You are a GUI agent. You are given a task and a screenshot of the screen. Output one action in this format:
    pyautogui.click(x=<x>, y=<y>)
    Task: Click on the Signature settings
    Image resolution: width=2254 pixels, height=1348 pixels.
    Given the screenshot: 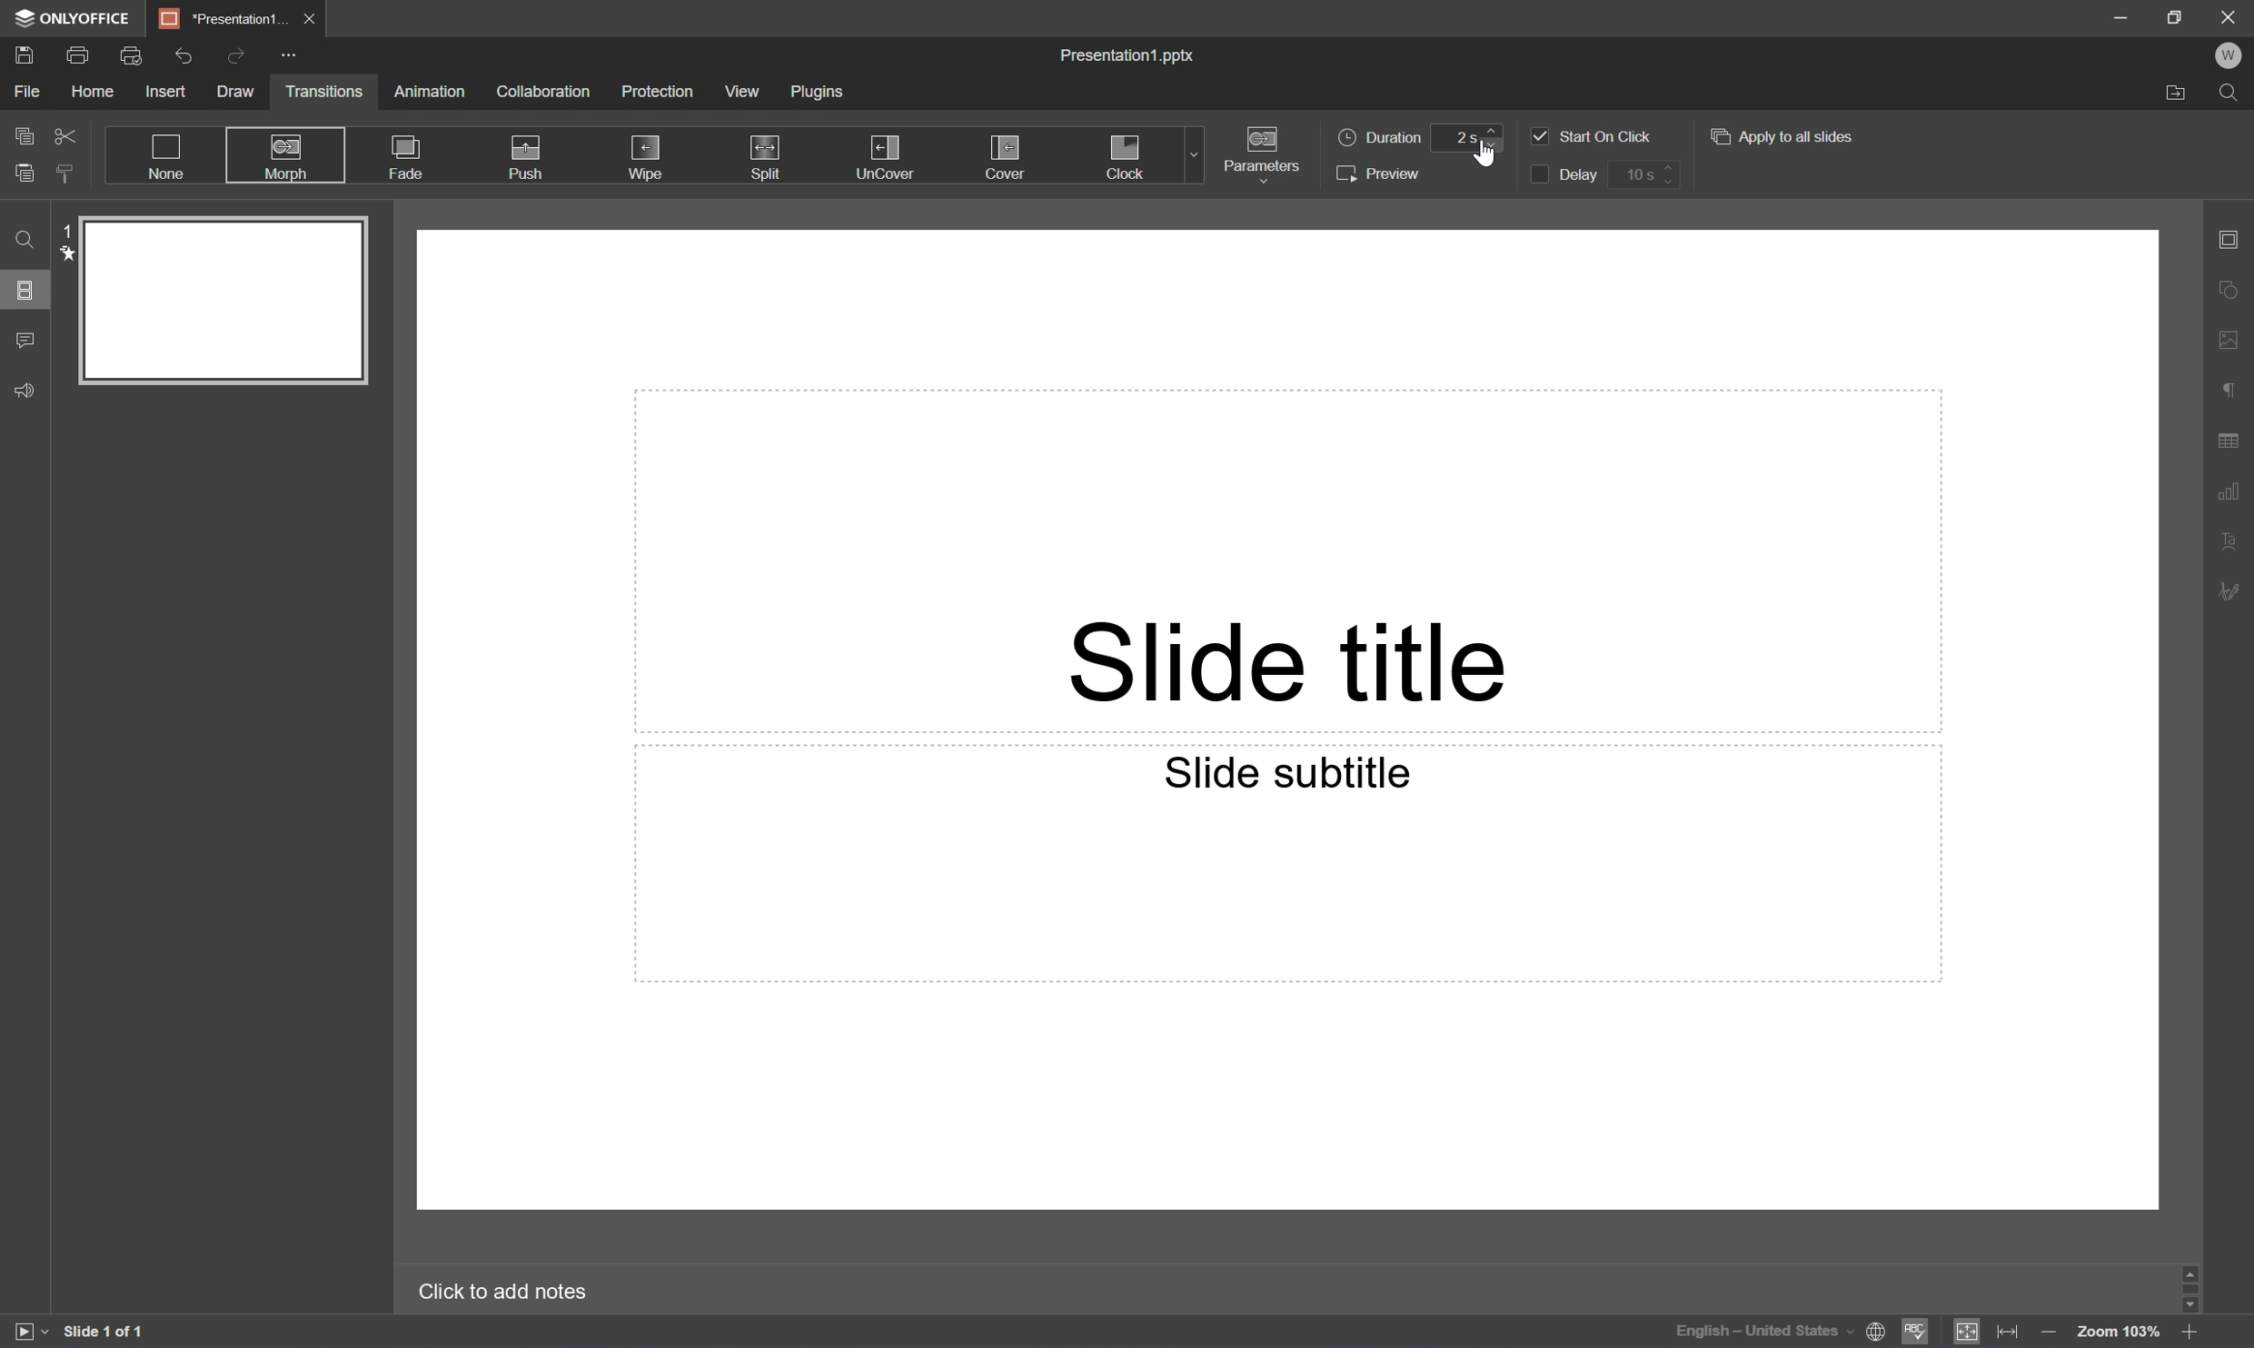 What is the action you would take?
    pyautogui.click(x=2234, y=590)
    